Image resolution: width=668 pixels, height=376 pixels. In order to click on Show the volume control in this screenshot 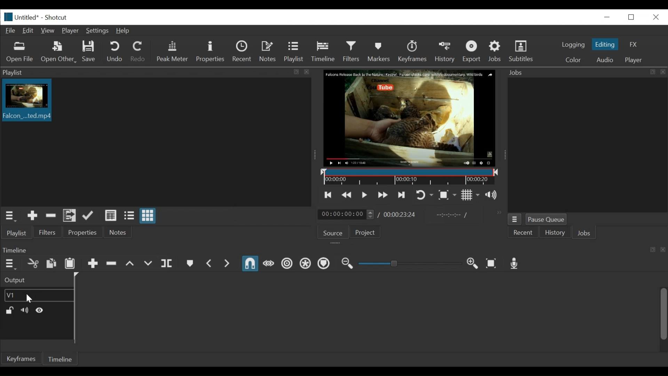, I will do `click(492, 194)`.